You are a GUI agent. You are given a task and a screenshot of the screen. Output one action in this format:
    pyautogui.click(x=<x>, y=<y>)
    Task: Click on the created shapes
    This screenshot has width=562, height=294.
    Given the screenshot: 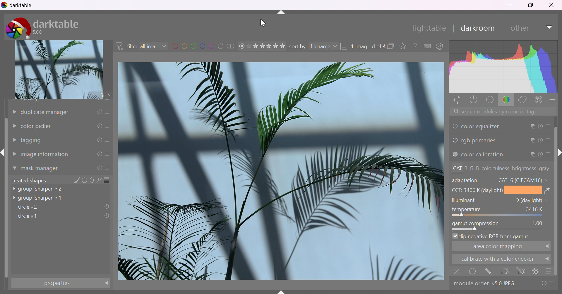 What is the action you would take?
    pyautogui.click(x=30, y=181)
    